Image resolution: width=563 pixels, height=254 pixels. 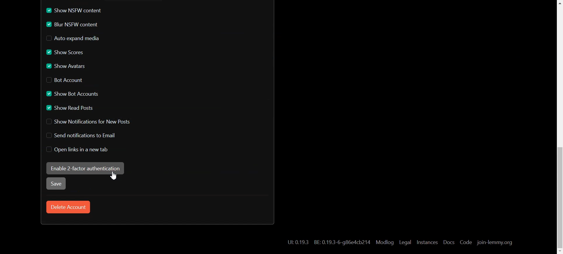 What do you see at coordinates (494, 242) in the screenshot?
I see `join-lemmy.org` at bounding box center [494, 242].